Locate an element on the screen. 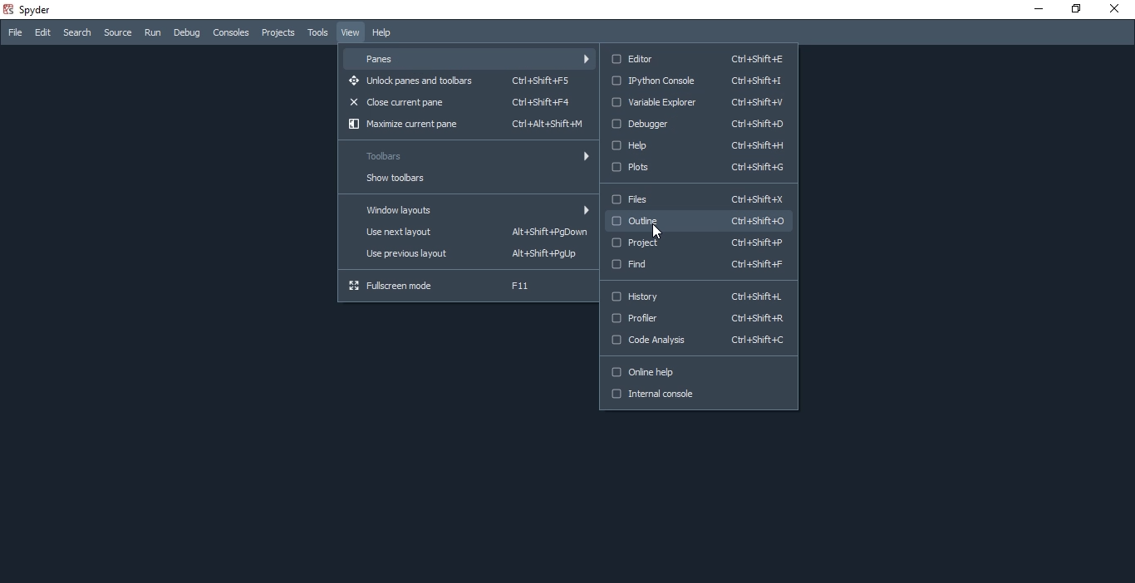 The image size is (1135, 583). Edit is located at coordinates (43, 34).